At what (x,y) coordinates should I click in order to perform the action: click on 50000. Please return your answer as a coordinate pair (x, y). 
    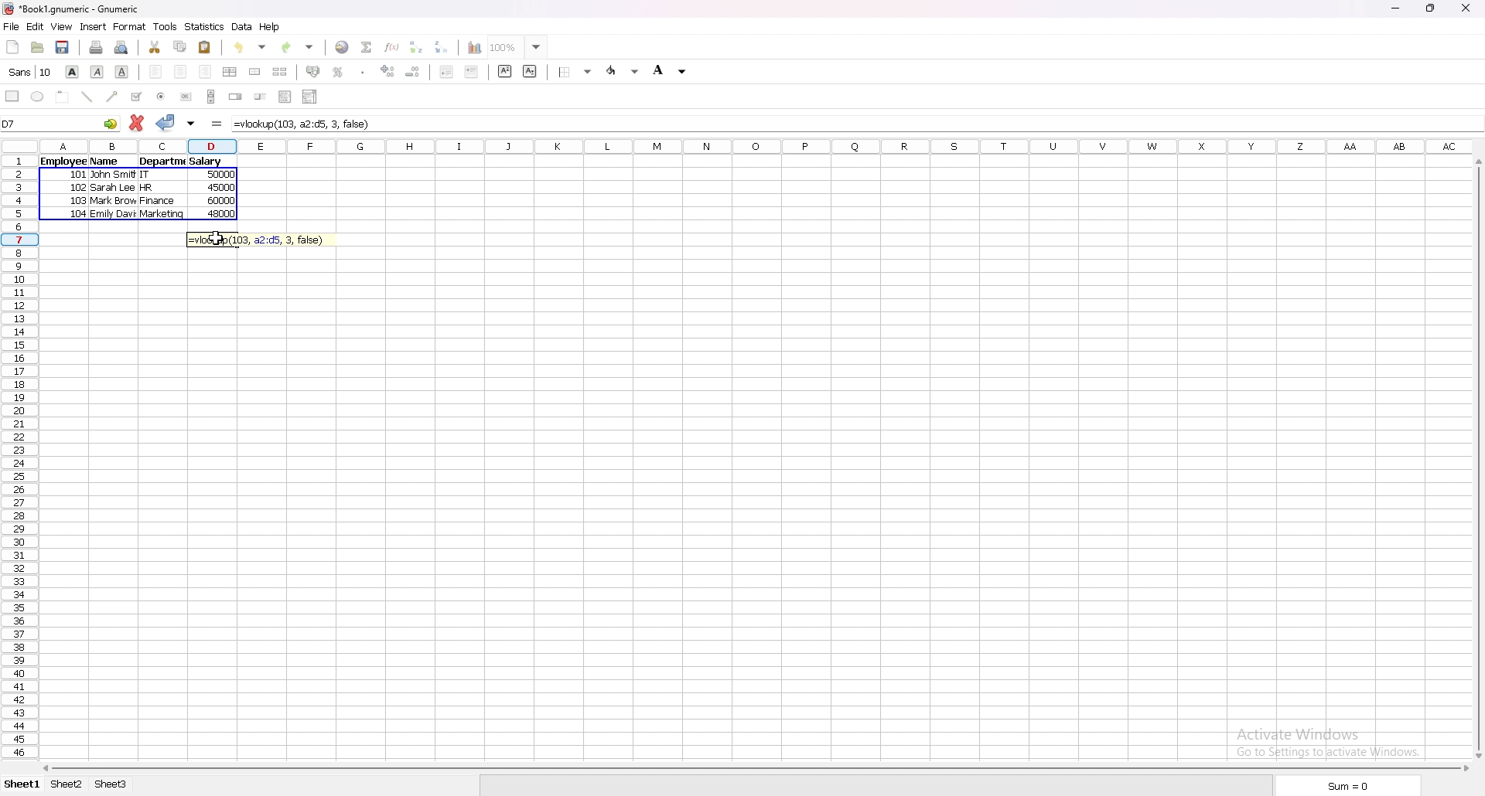
    Looking at the image, I should click on (224, 177).